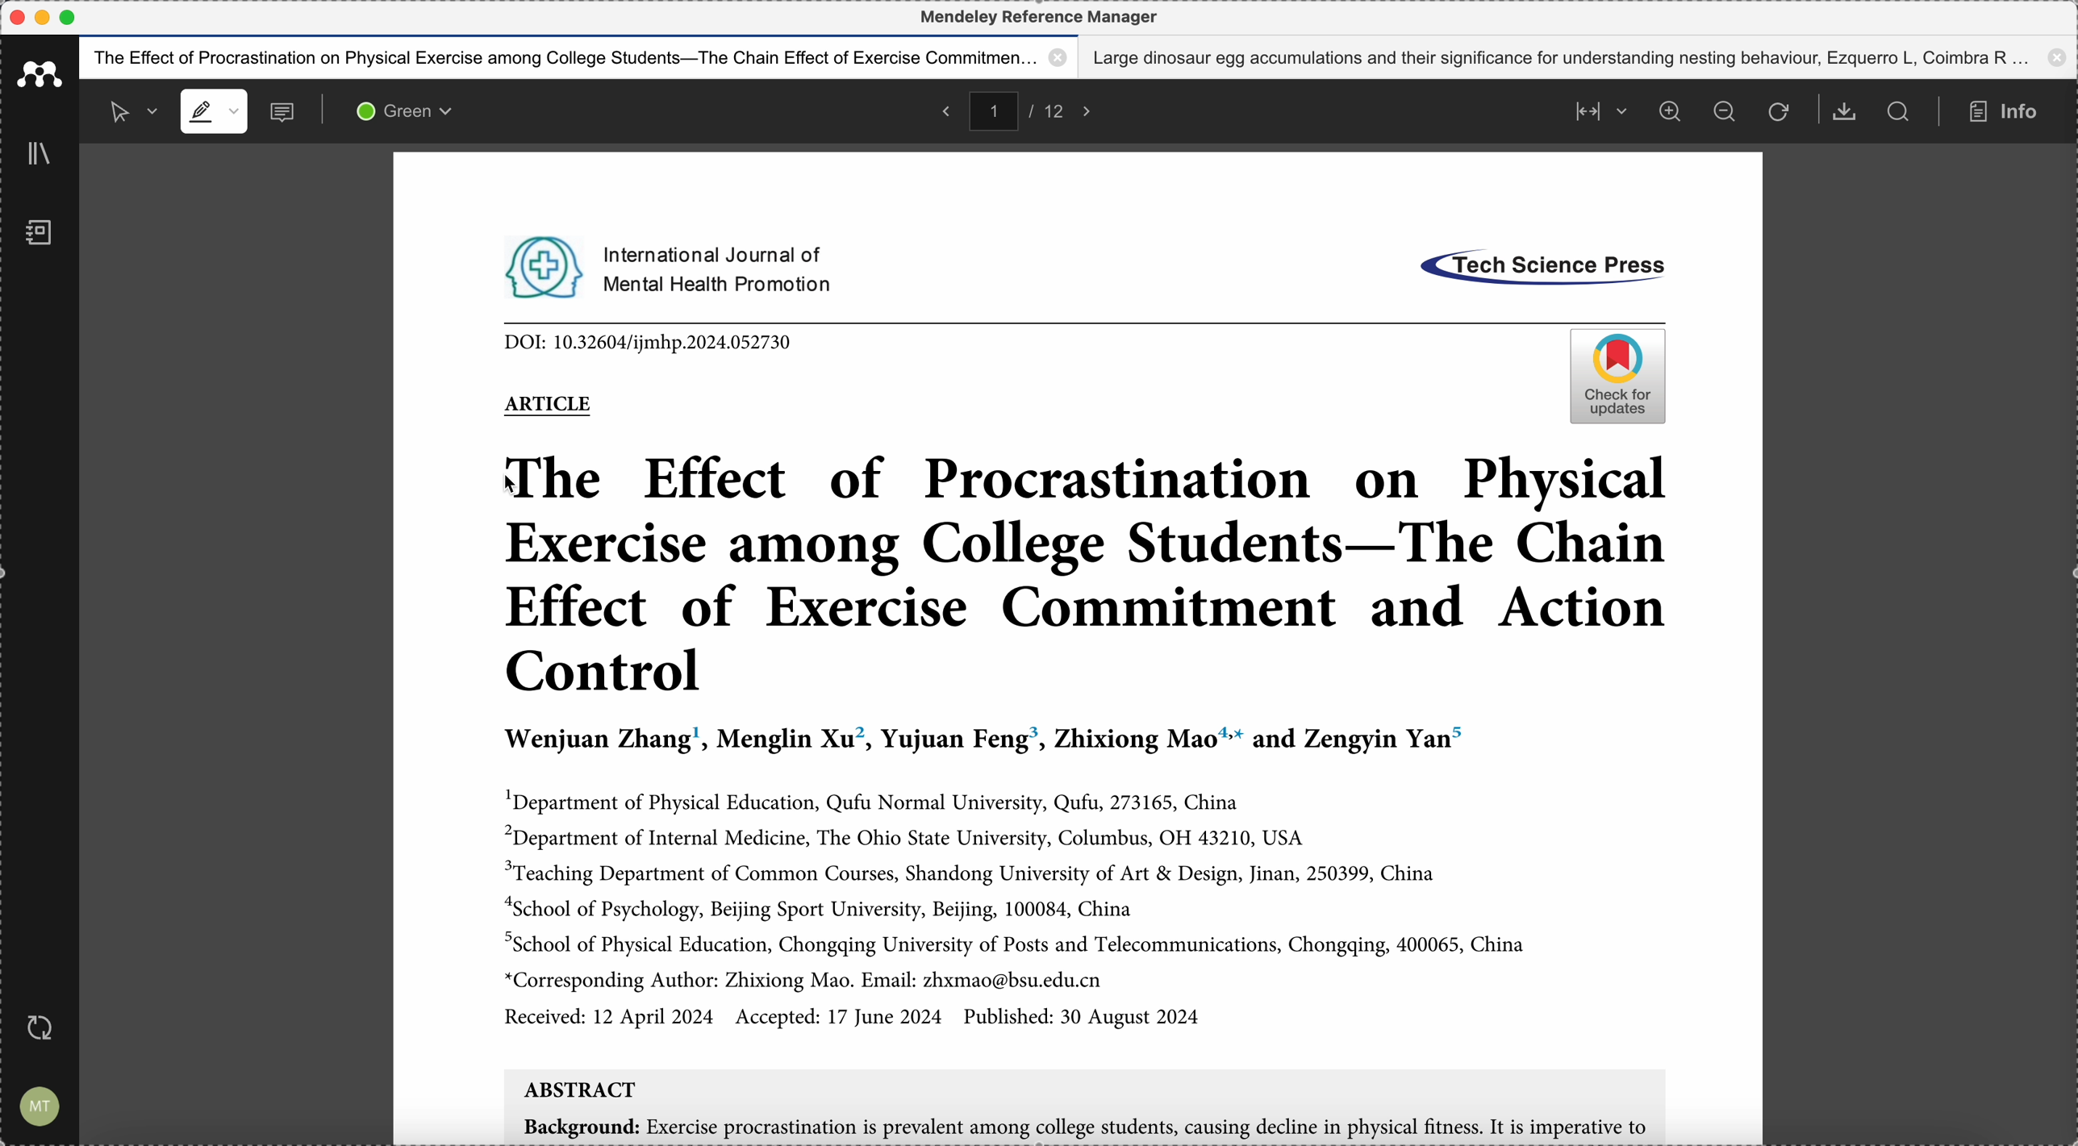 The image size is (2078, 1146). Describe the element at coordinates (1024, 109) in the screenshot. I see `pages` at that location.